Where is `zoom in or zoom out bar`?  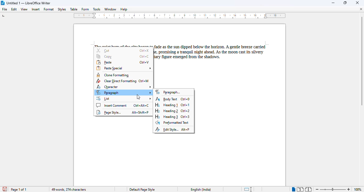
zoom in or zoom out bar is located at coordinates (333, 190).